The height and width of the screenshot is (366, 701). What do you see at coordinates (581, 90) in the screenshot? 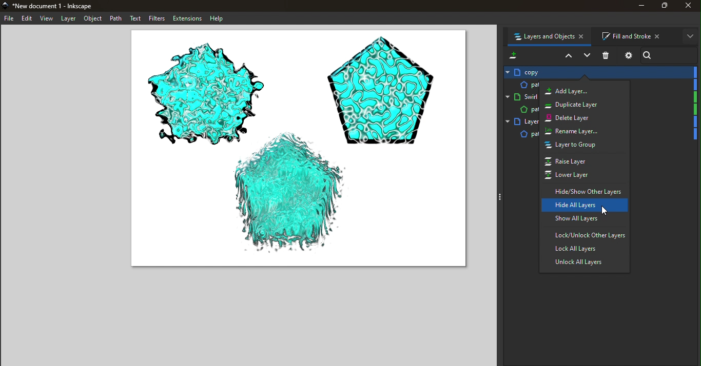
I see `Add layer` at bounding box center [581, 90].